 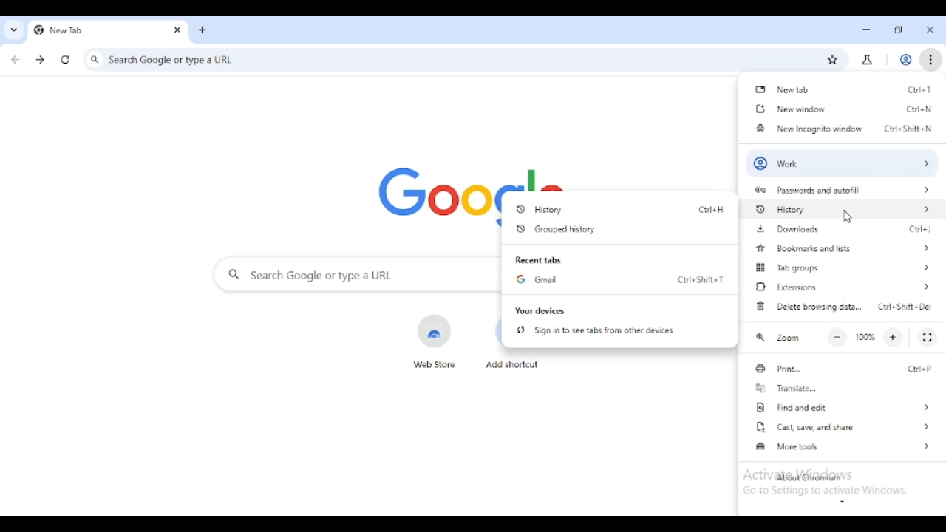 I want to click on click to go forward, so click(x=40, y=60).